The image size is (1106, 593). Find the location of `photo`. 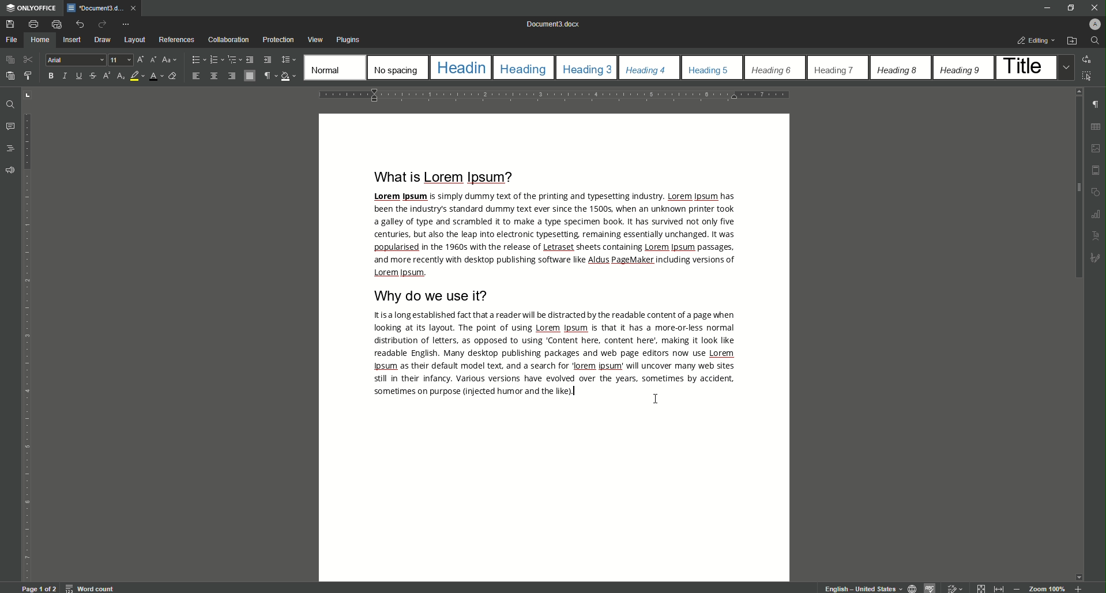

photo is located at coordinates (1096, 145).